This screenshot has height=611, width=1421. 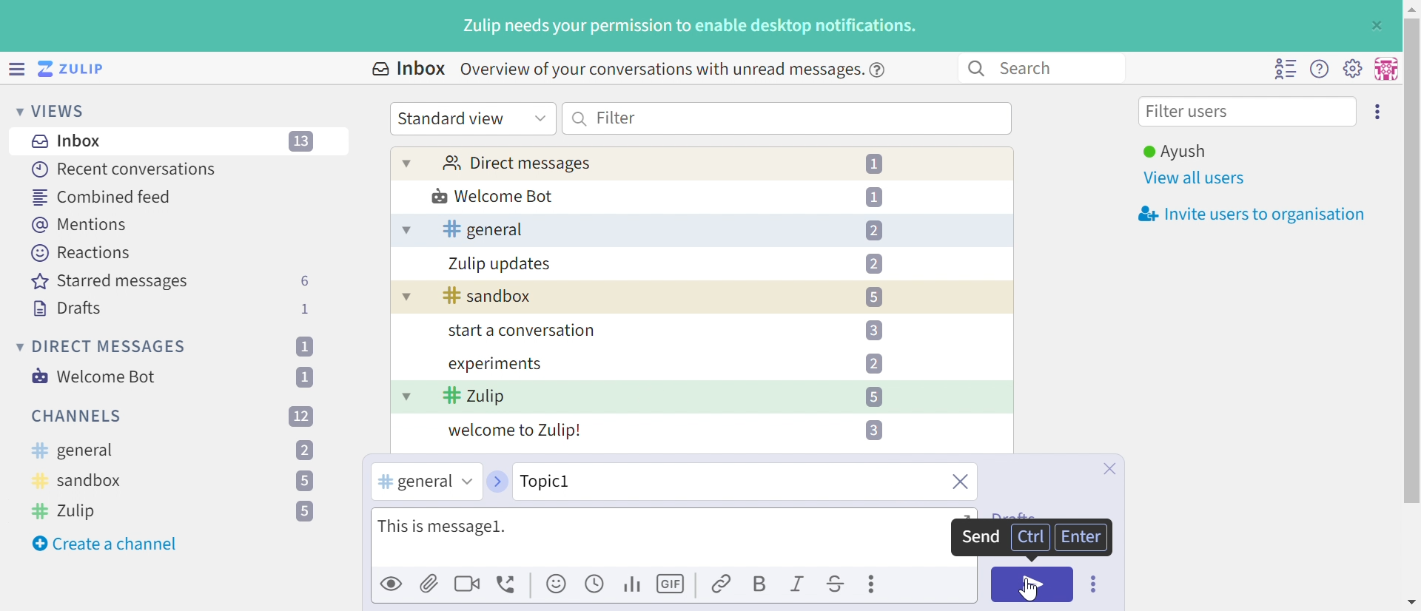 What do you see at coordinates (125, 169) in the screenshot?
I see `Recent conversations` at bounding box center [125, 169].